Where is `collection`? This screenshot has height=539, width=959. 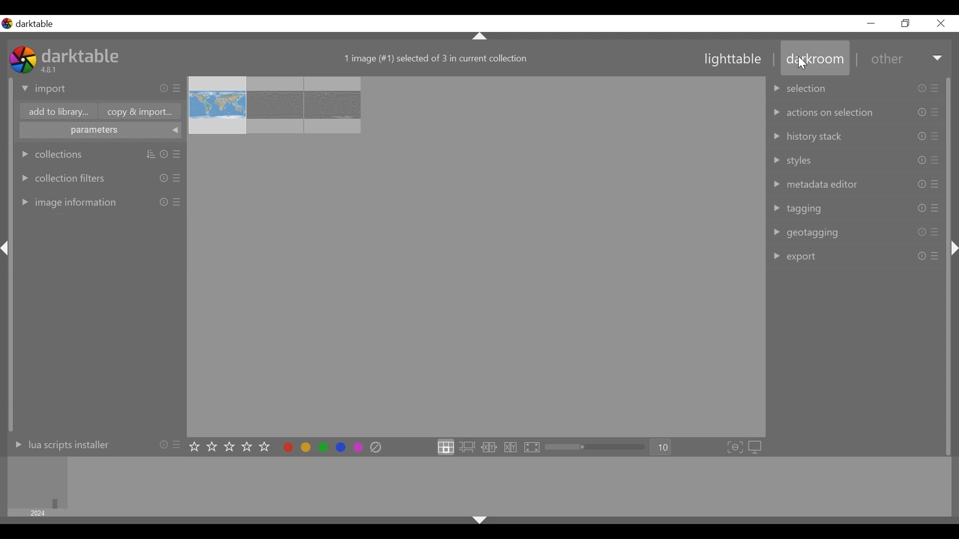
collection is located at coordinates (856, 87).